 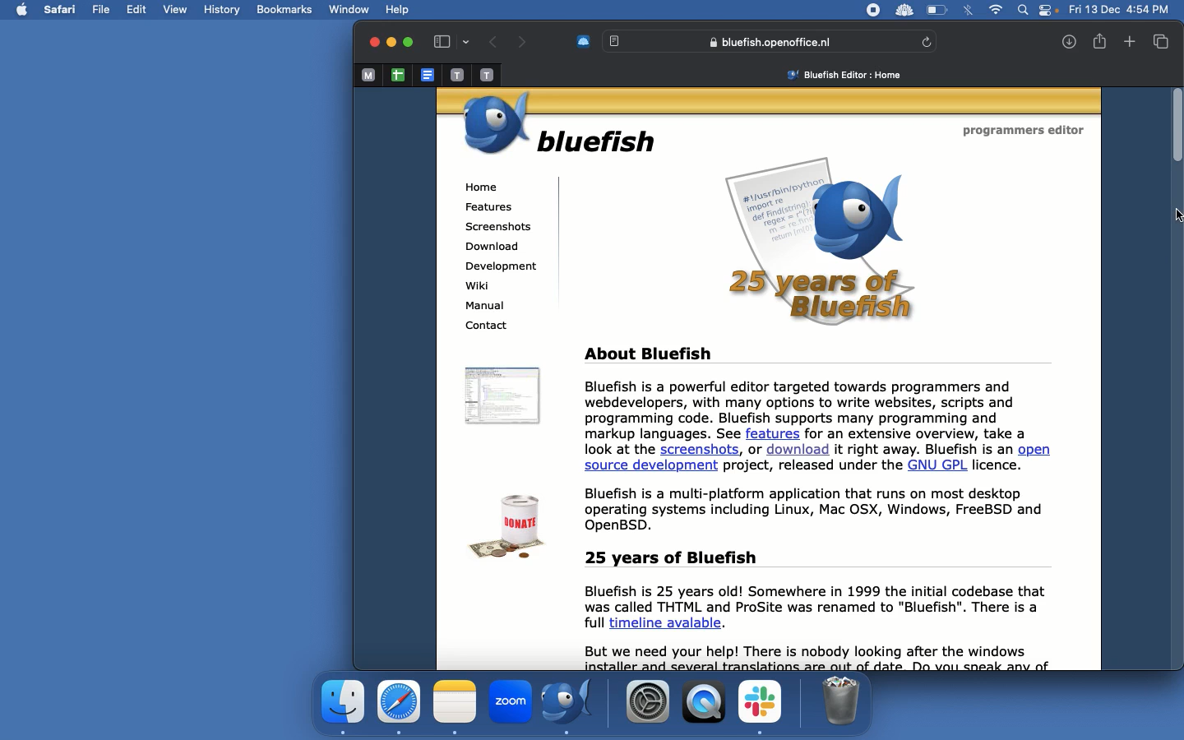 I want to click on Safari, so click(x=399, y=702).